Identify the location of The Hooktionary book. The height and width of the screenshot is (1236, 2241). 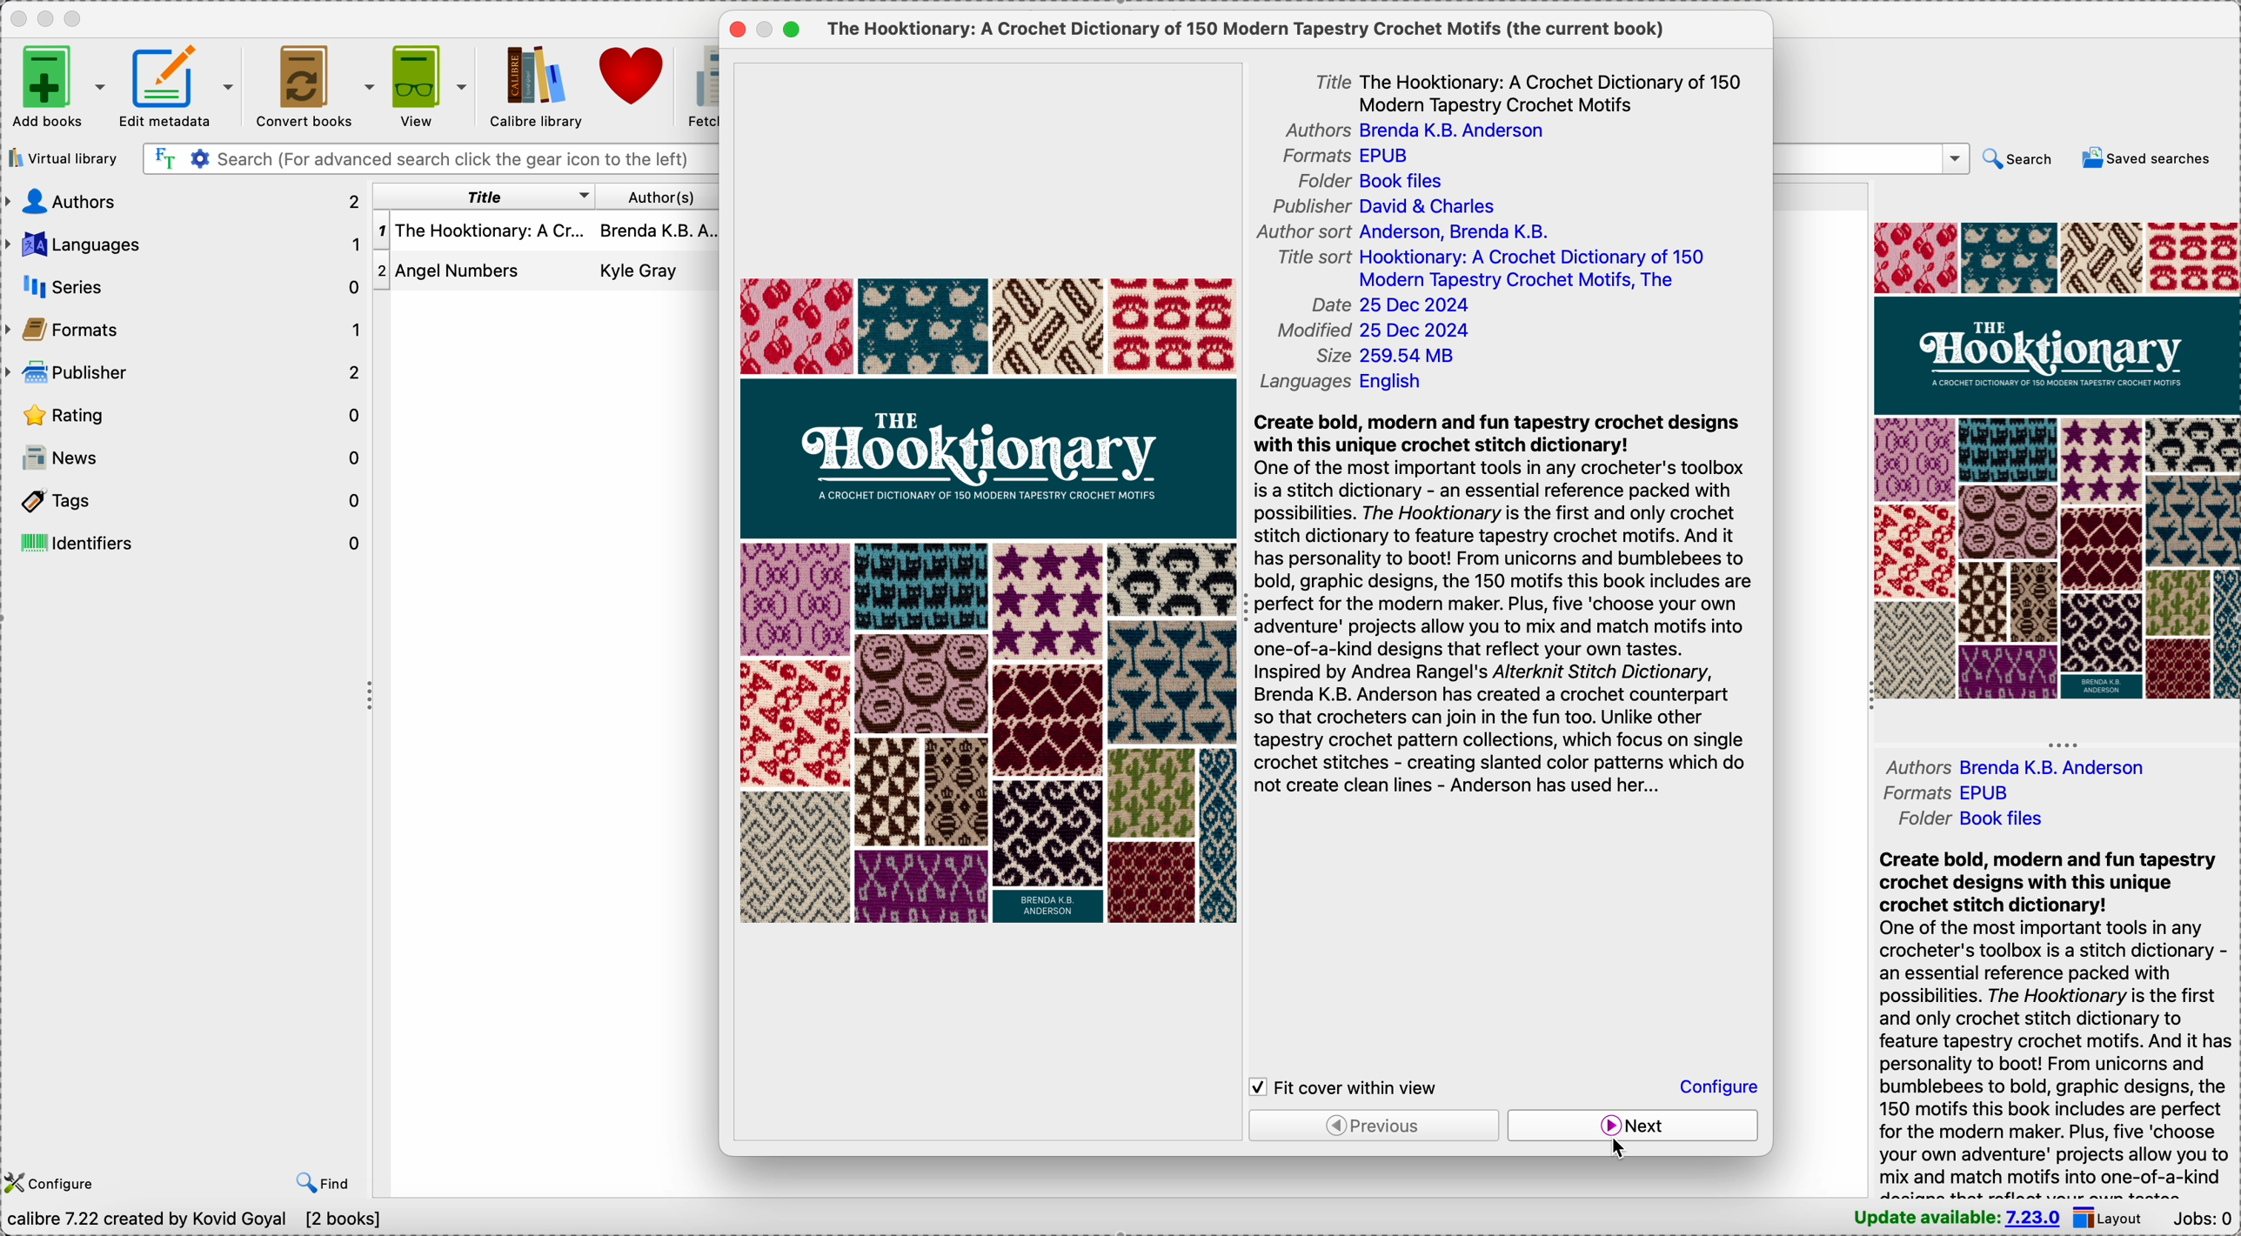
(548, 232).